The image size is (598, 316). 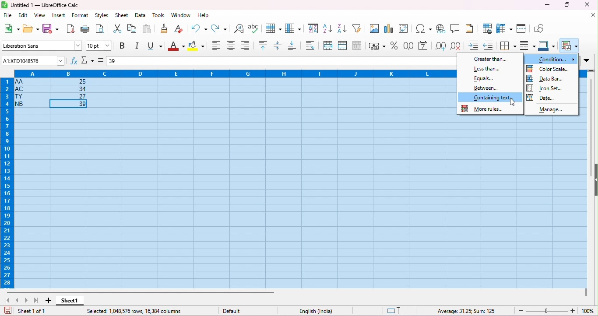 I want to click on undo, so click(x=200, y=28).